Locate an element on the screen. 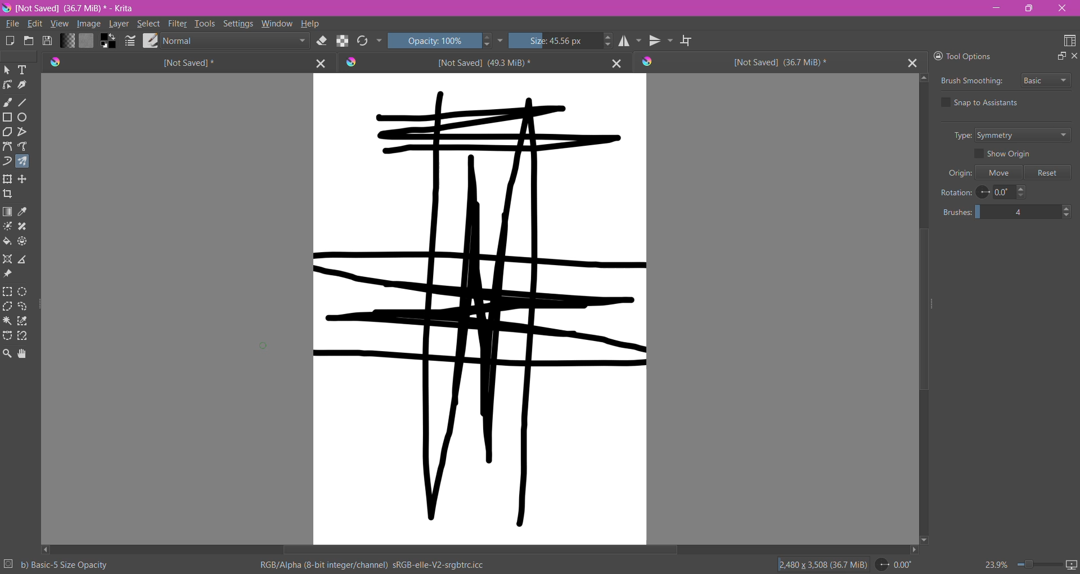 The width and height of the screenshot is (1080, 574). Preserve Alpha is located at coordinates (341, 40).